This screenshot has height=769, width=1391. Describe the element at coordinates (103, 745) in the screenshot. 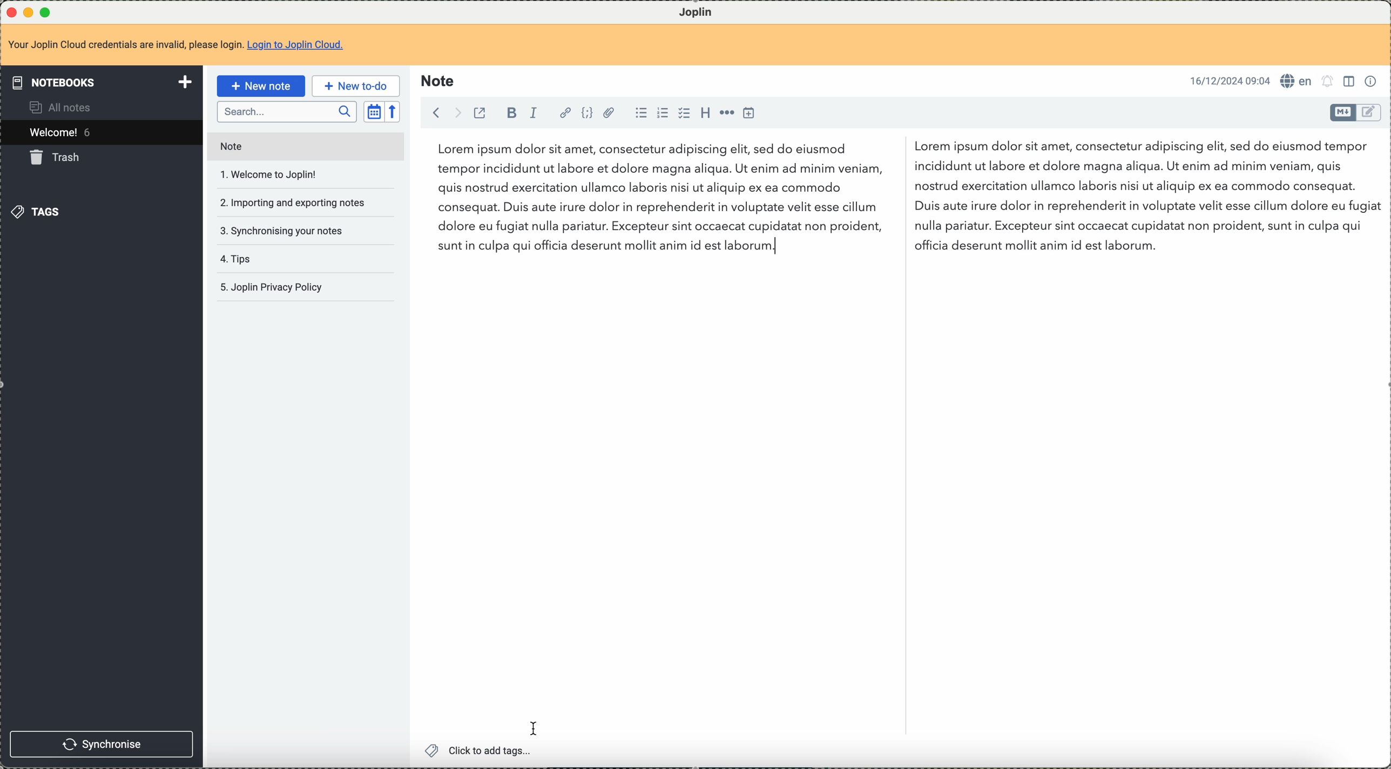

I see `synchronise` at that location.